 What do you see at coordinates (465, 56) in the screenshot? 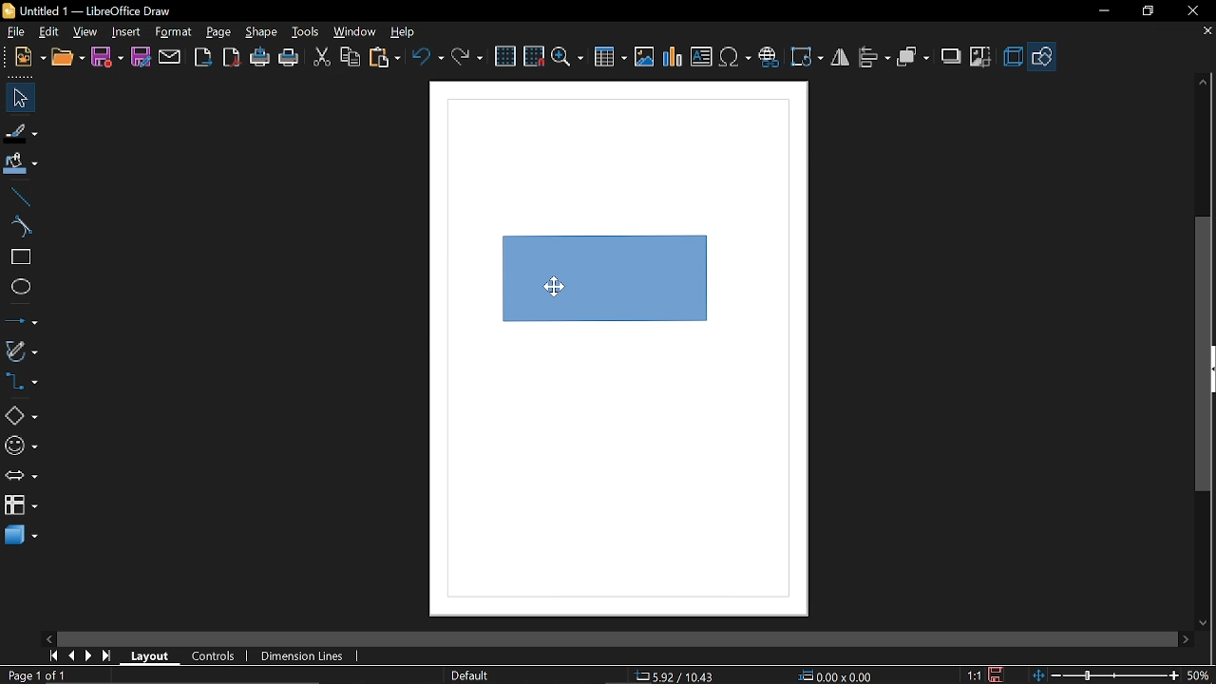
I see `Redo` at bounding box center [465, 56].